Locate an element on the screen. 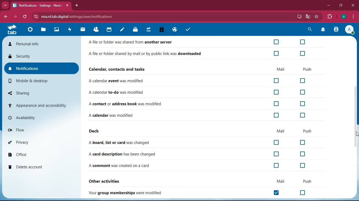 This screenshot has width=359, height=201. maximize is located at coordinates (341, 5).